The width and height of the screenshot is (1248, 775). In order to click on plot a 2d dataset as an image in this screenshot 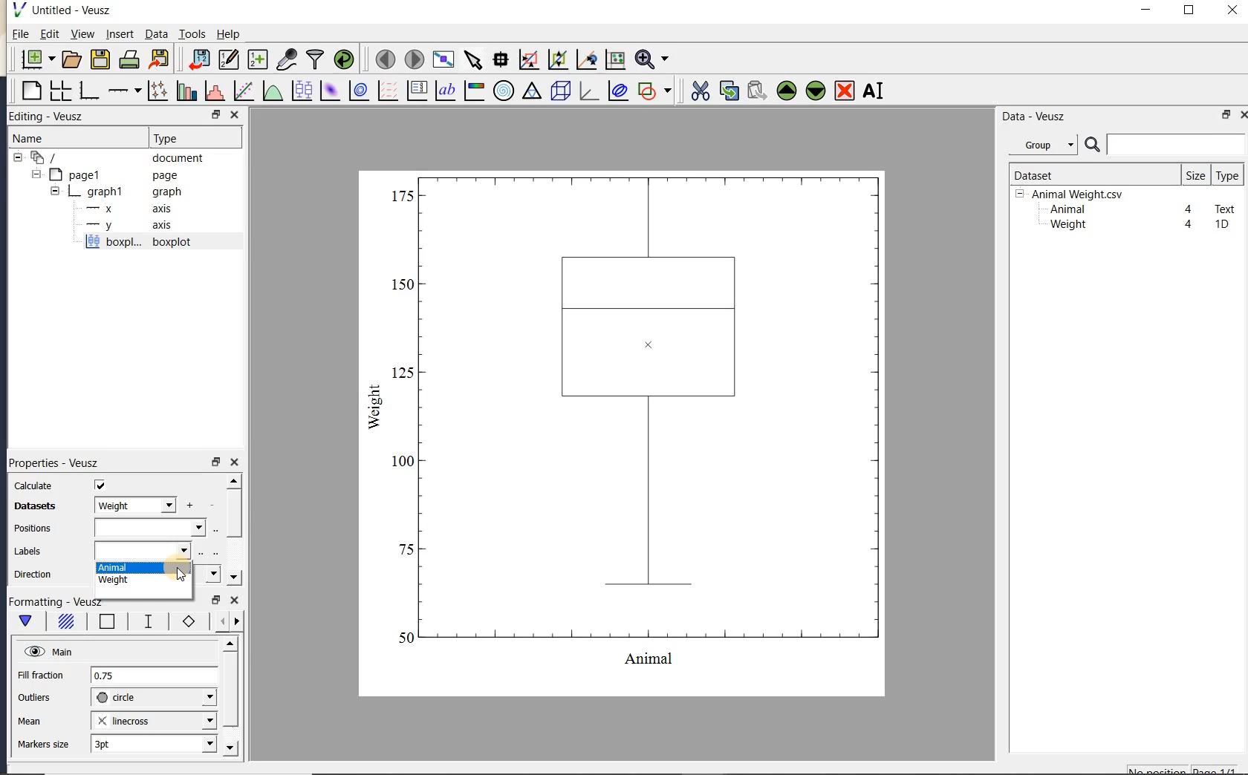, I will do `click(329, 91)`.